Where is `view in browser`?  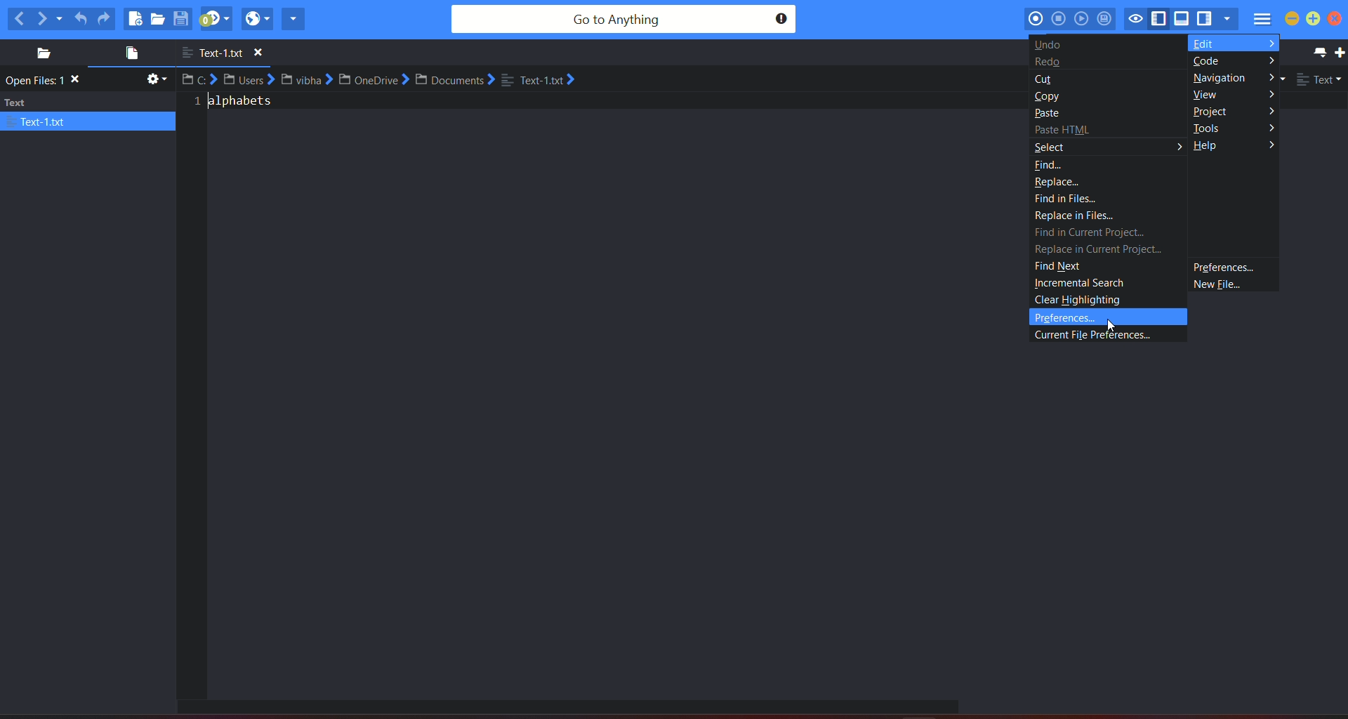
view in browser is located at coordinates (257, 18).